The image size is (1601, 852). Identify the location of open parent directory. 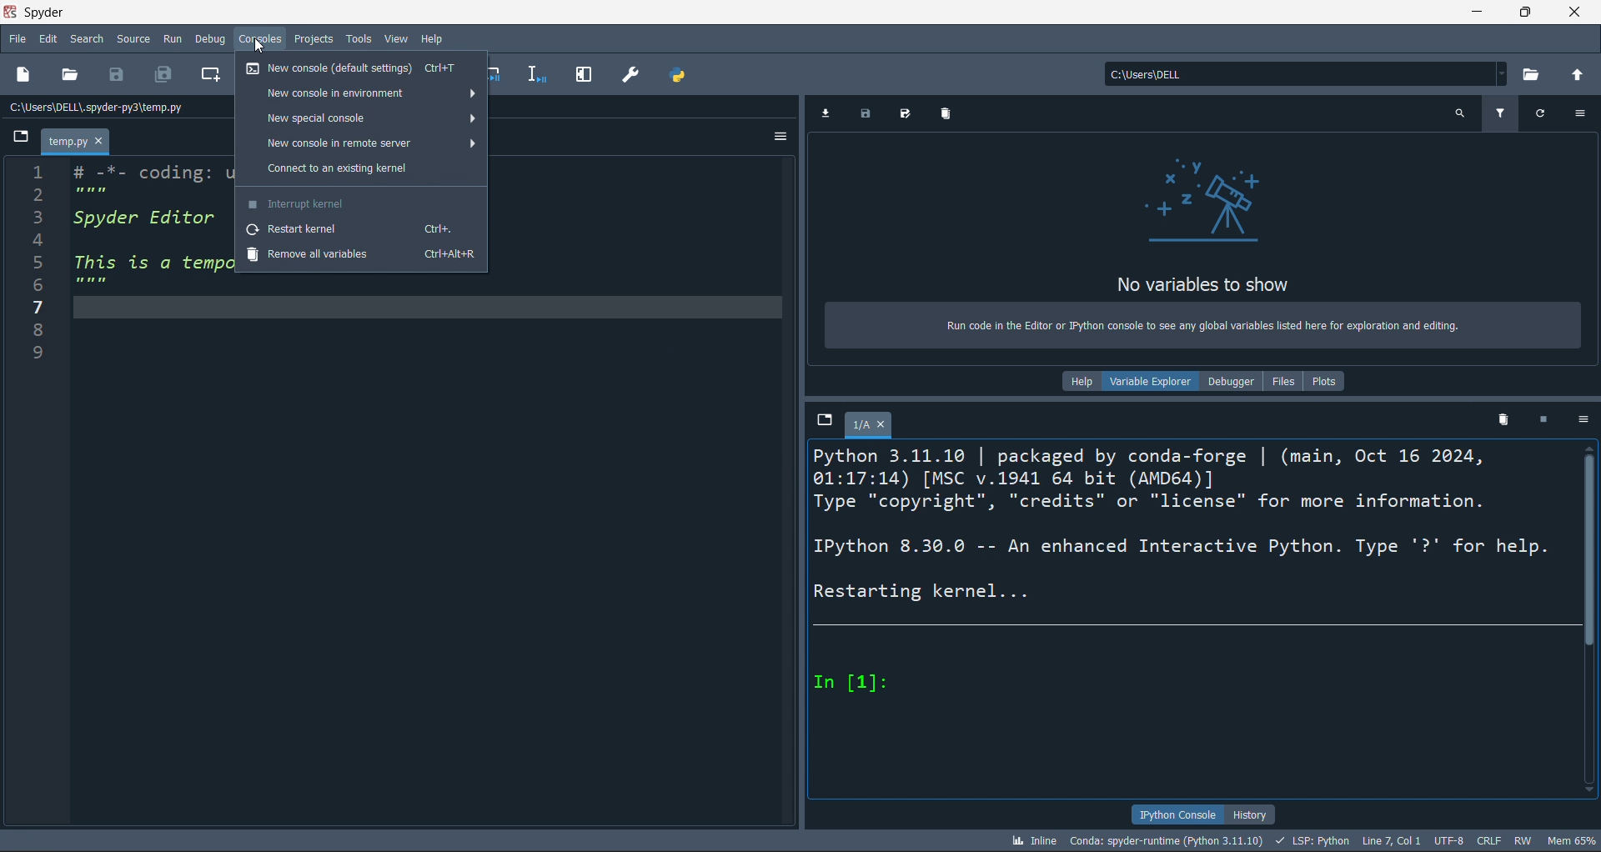
(1577, 70).